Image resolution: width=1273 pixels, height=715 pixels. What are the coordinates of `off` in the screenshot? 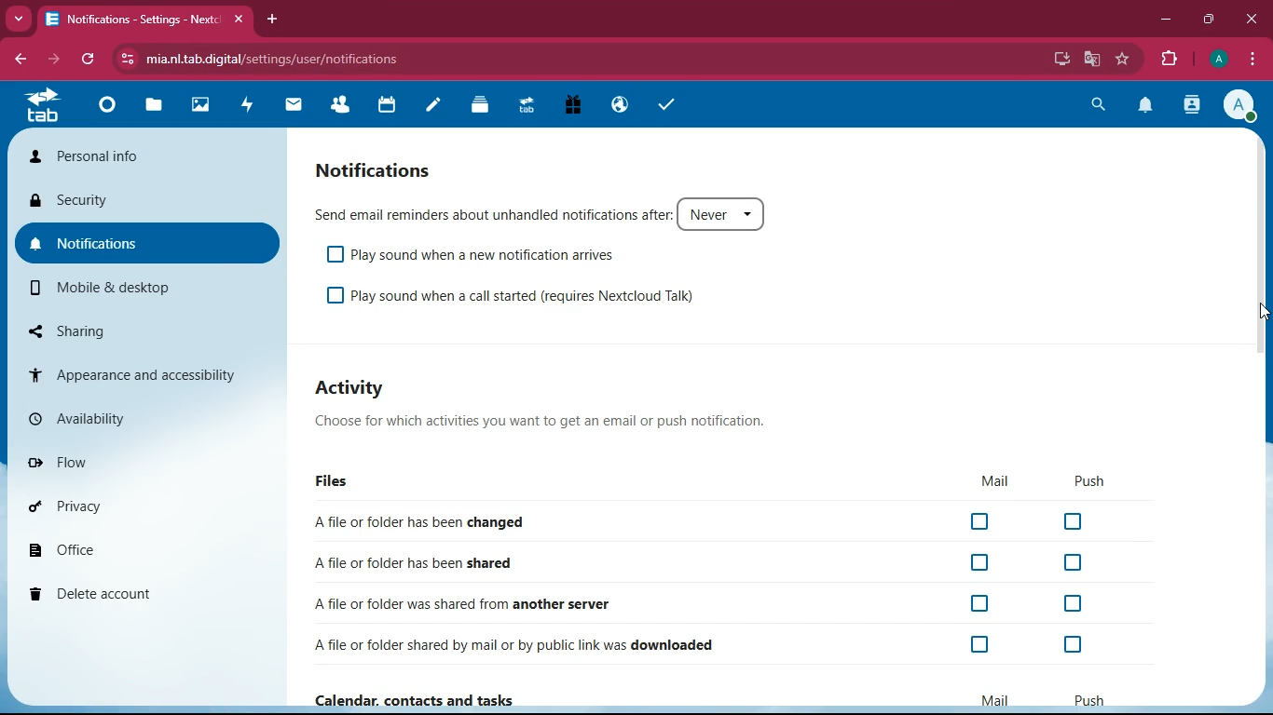 It's located at (1071, 602).